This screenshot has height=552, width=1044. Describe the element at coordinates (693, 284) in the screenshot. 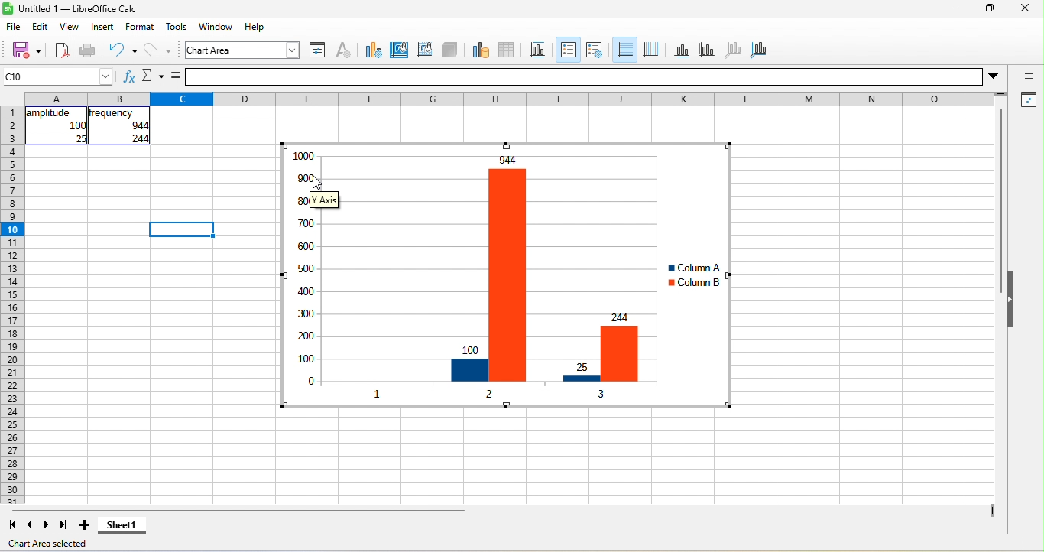

I see `column b` at that location.